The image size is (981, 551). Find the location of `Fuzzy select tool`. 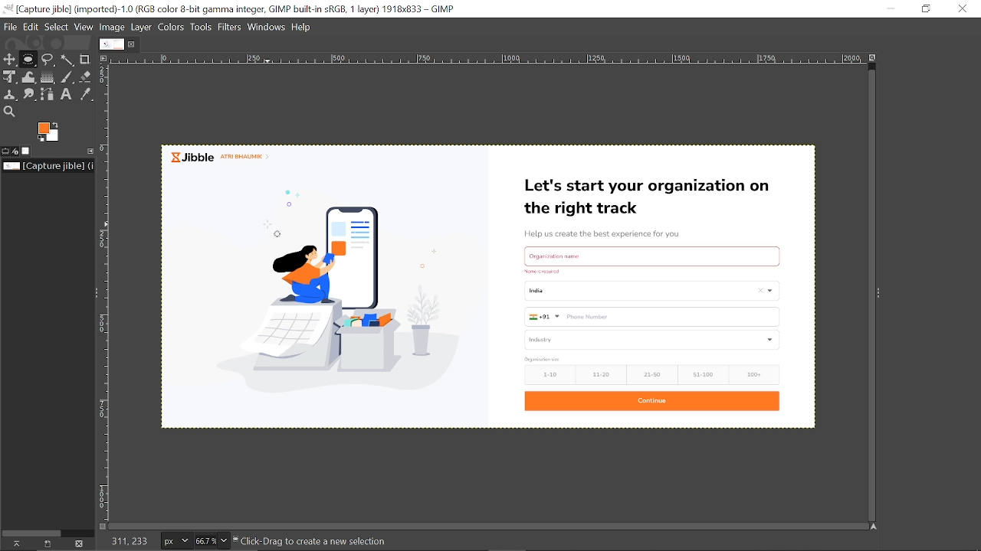

Fuzzy select tool is located at coordinates (70, 60).